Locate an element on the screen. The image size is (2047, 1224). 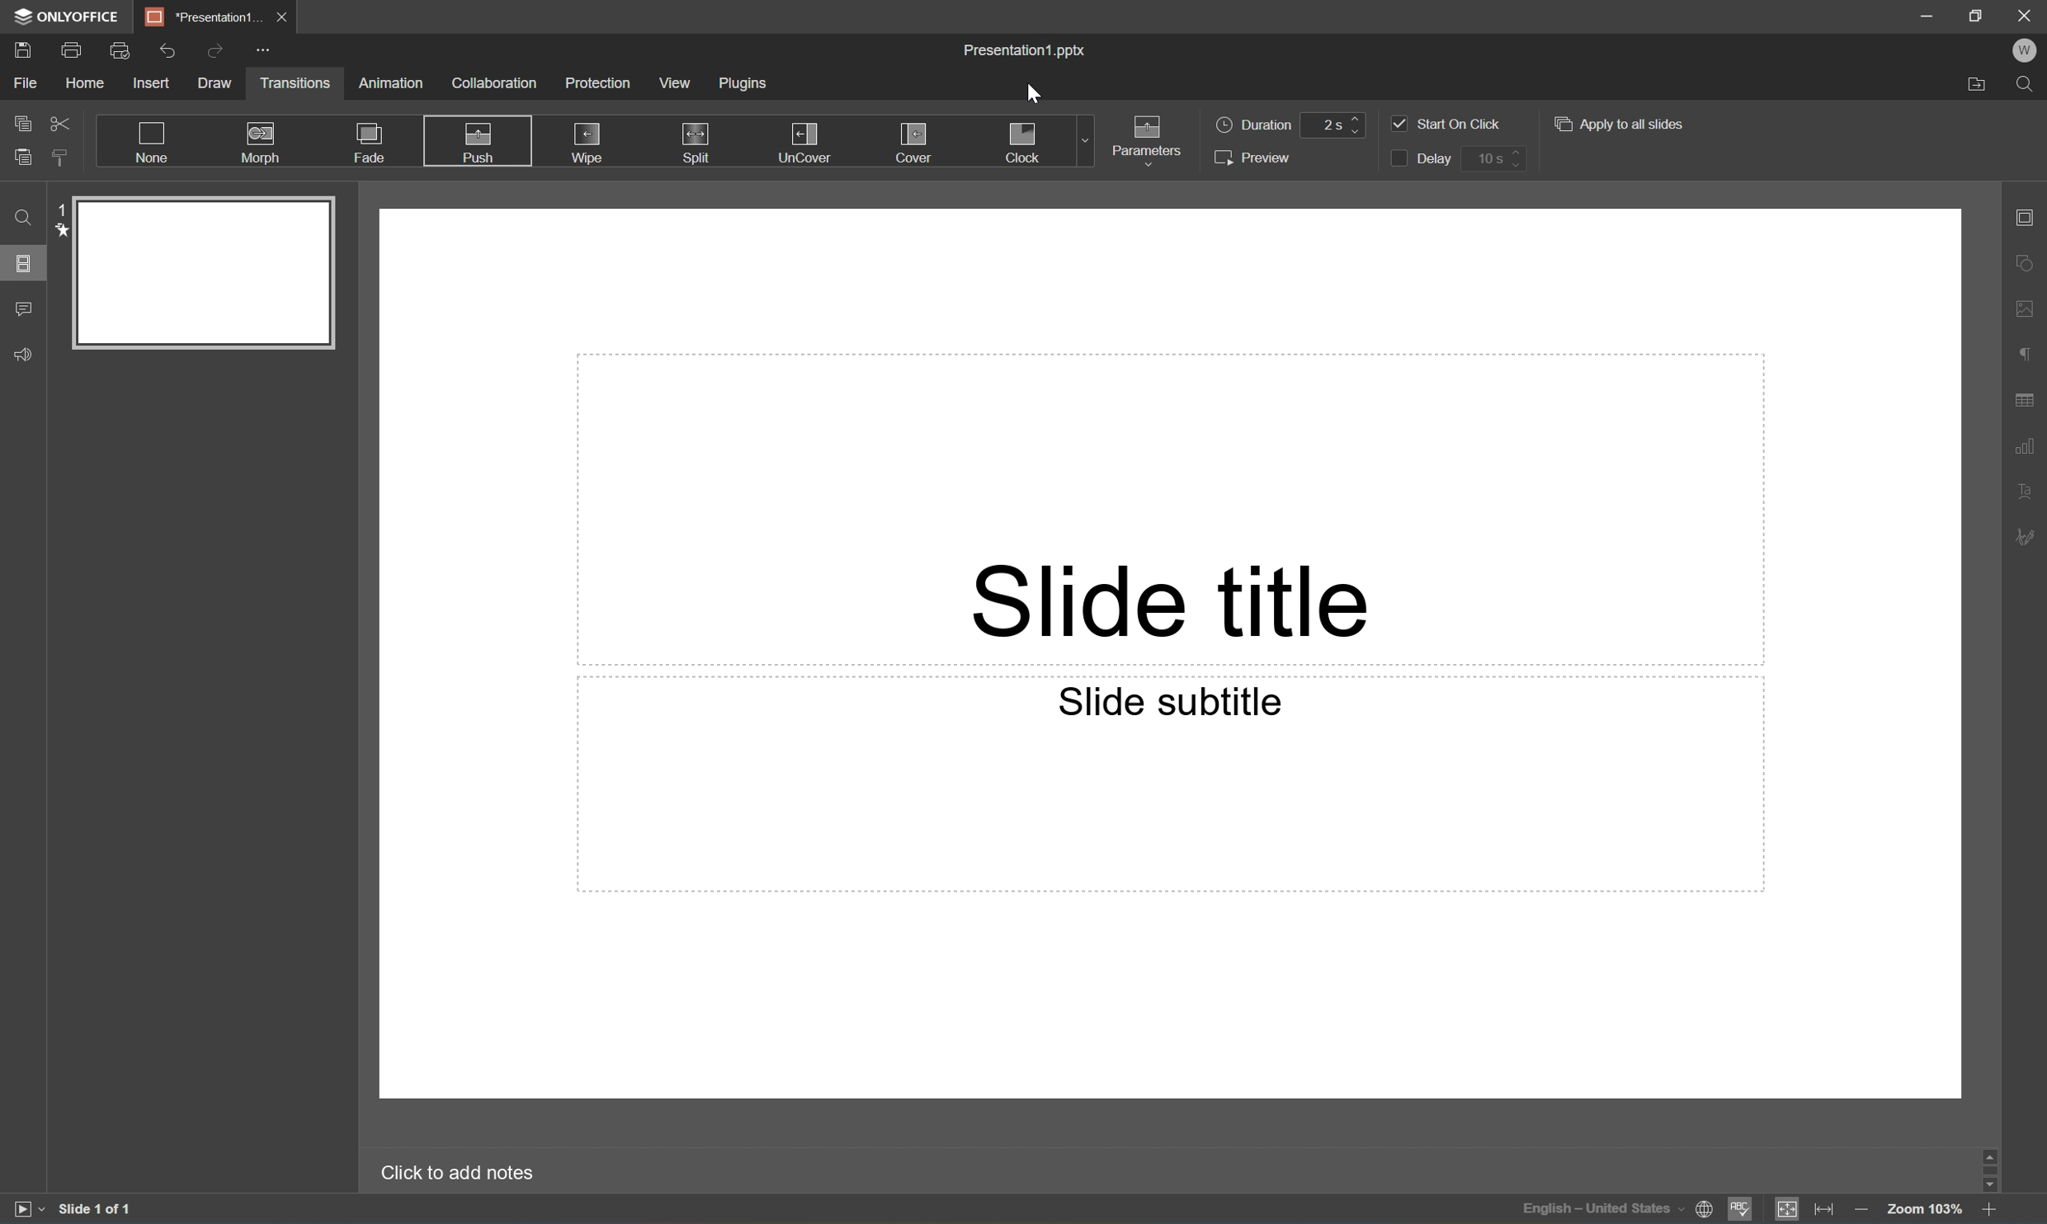
Slide 1 of 1 is located at coordinates (96, 1212).